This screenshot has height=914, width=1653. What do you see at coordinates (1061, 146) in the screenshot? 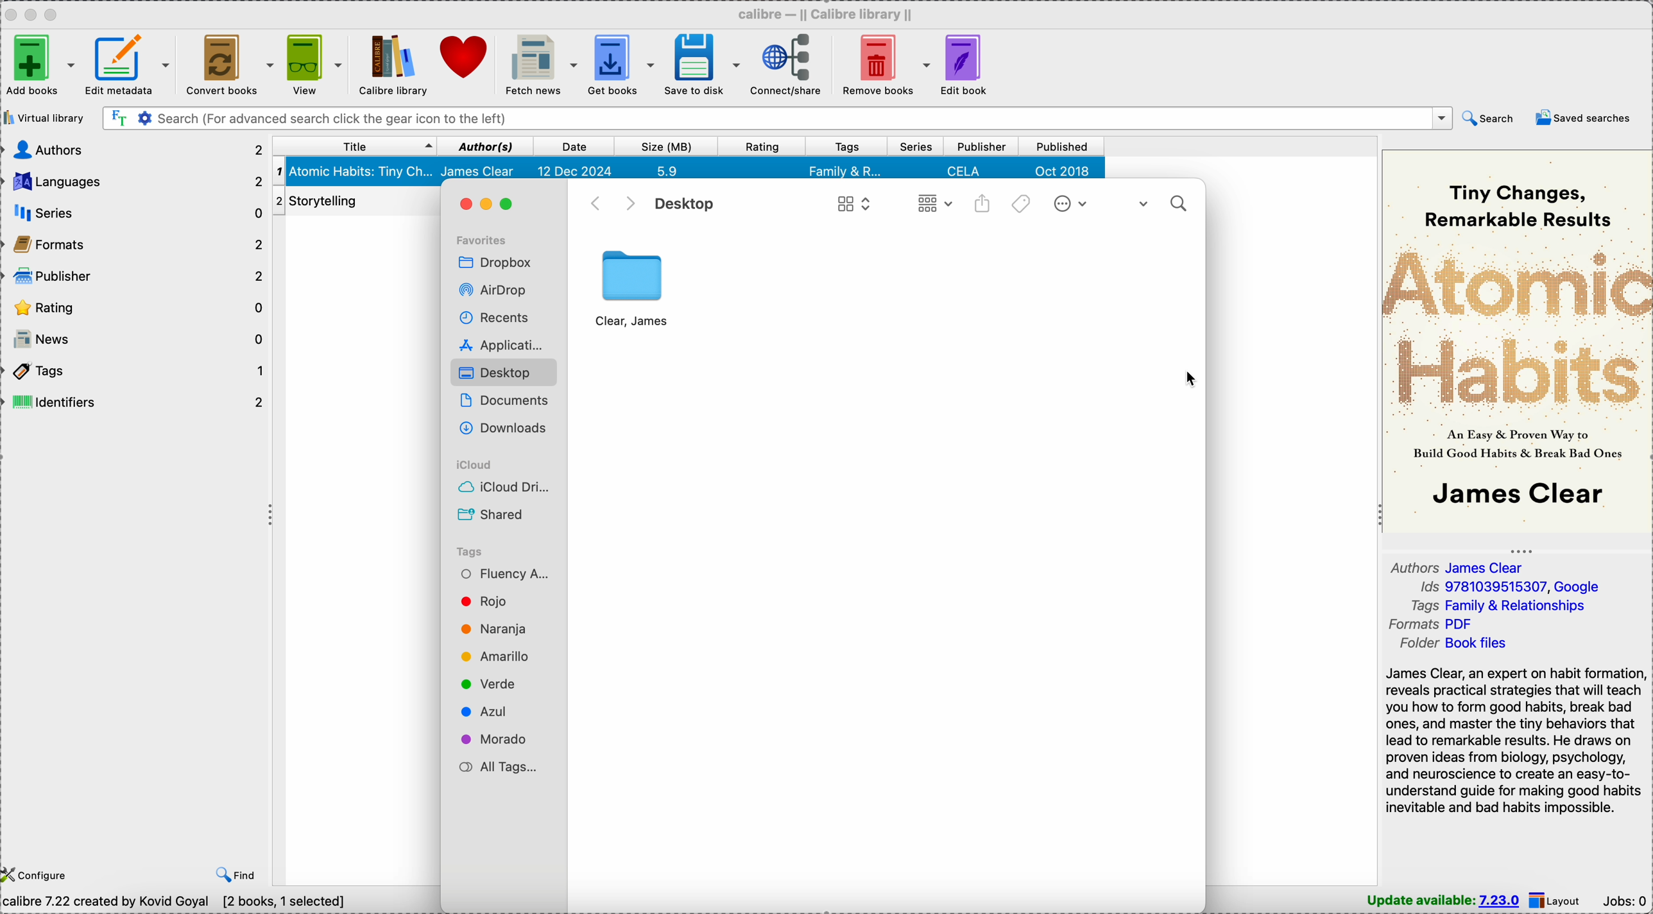
I see `published` at bounding box center [1061, 146].